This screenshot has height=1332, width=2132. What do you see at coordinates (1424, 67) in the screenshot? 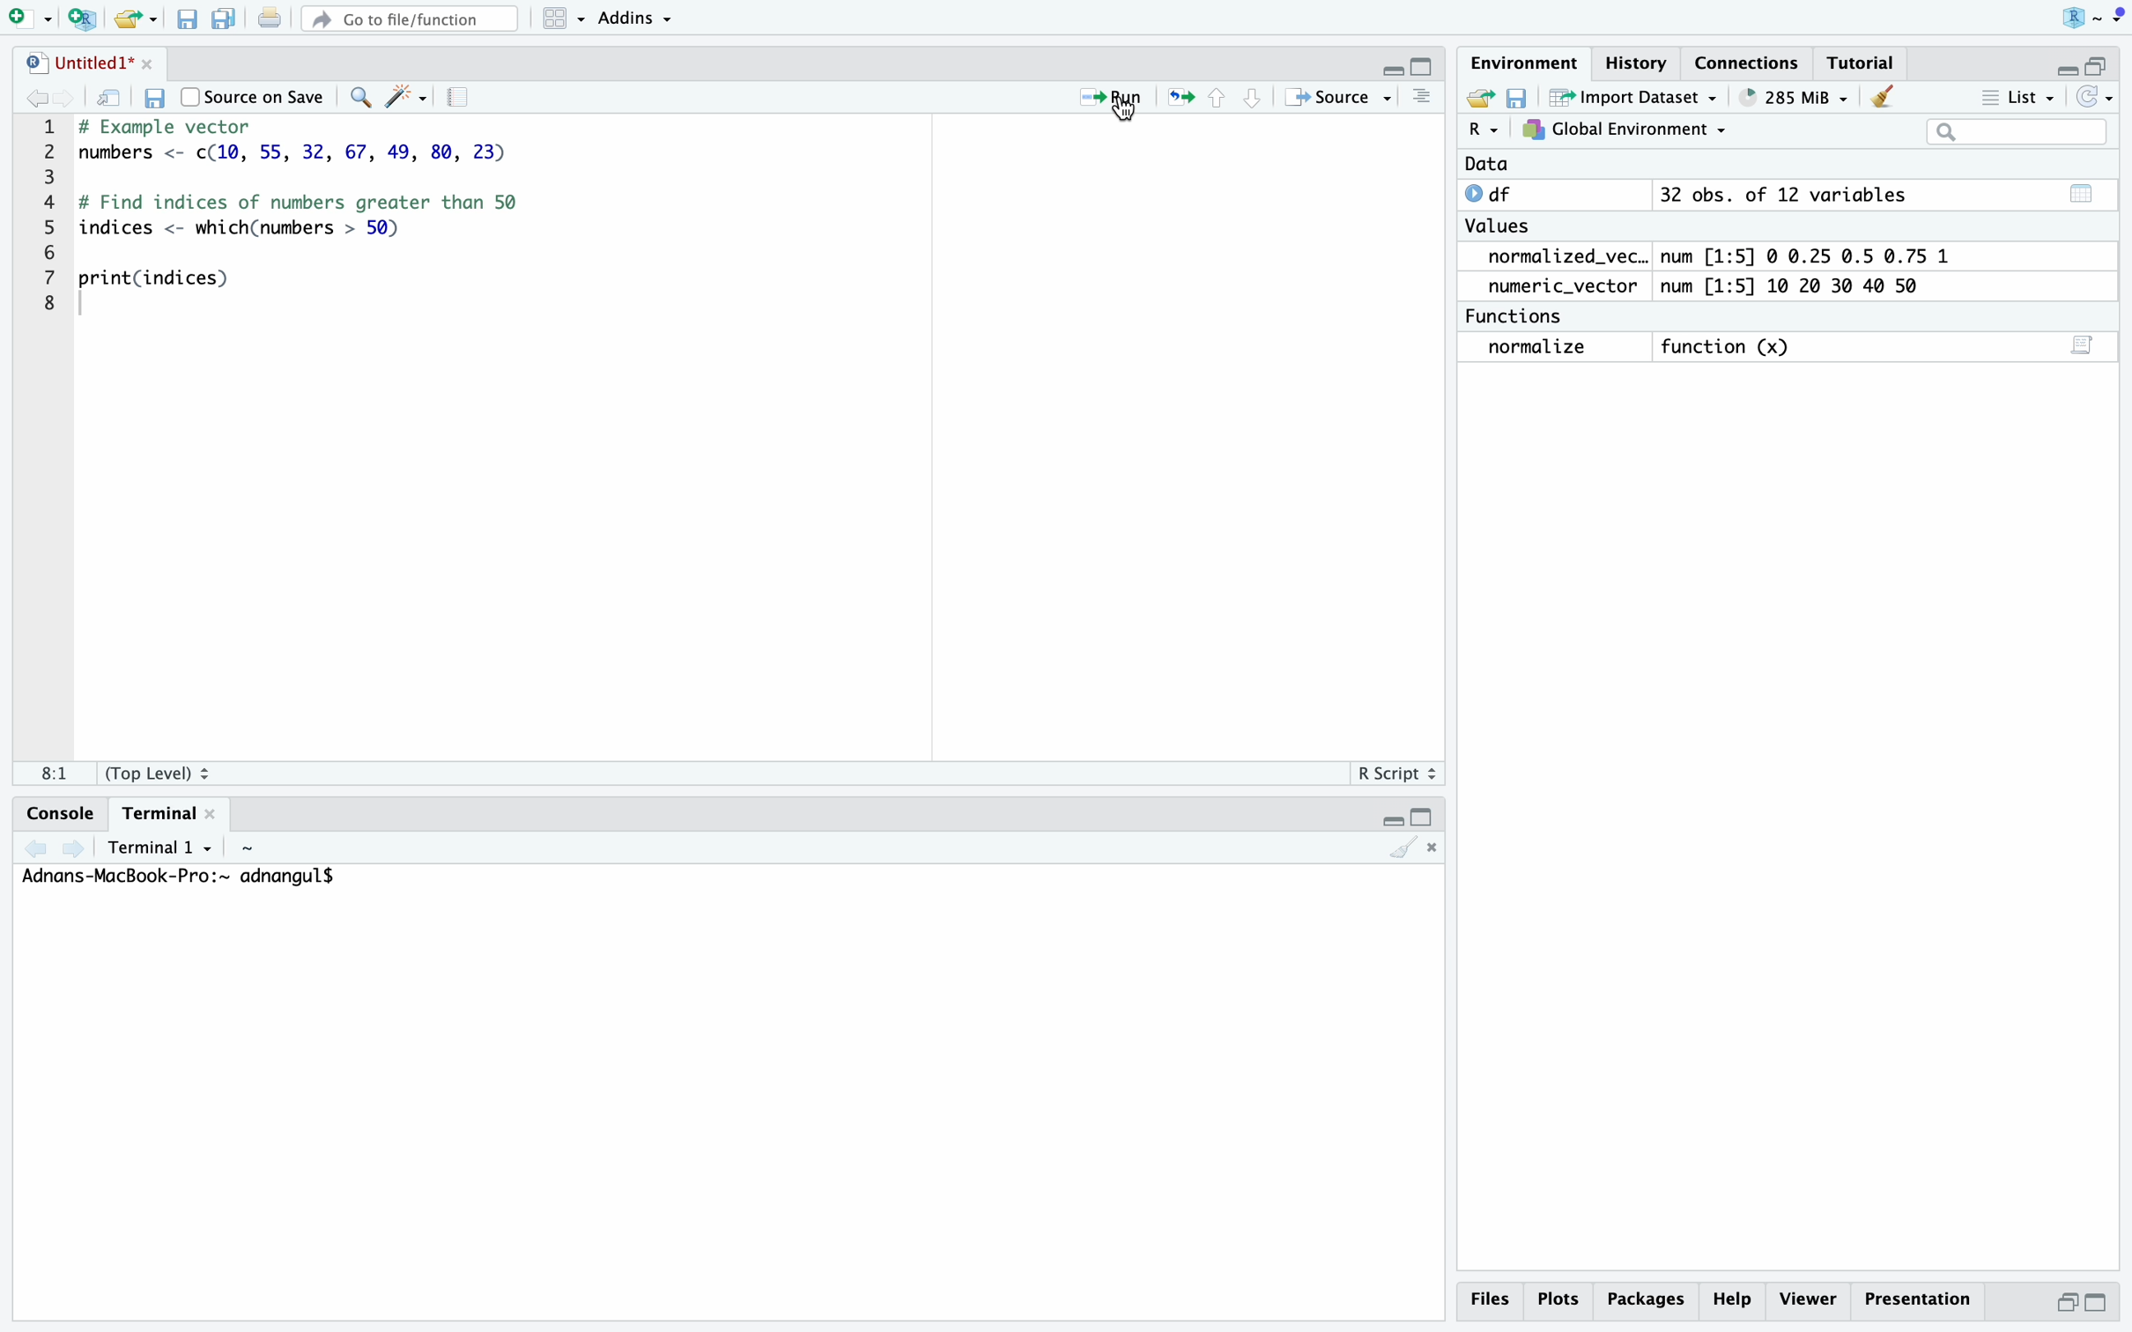
I see `MAXIMISE` at bounding box center [1424, 67].